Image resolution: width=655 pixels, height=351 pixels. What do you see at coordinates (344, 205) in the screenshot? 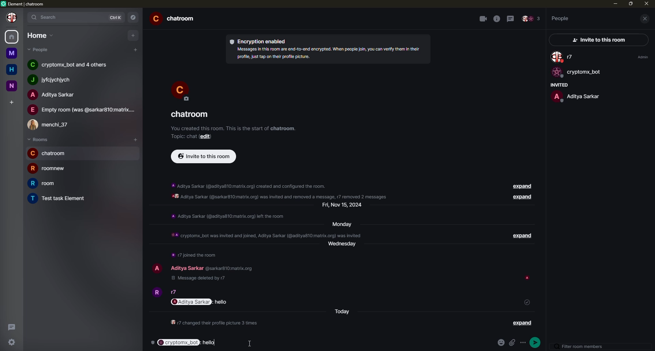
I see `day` at bounding box center [344, 205].